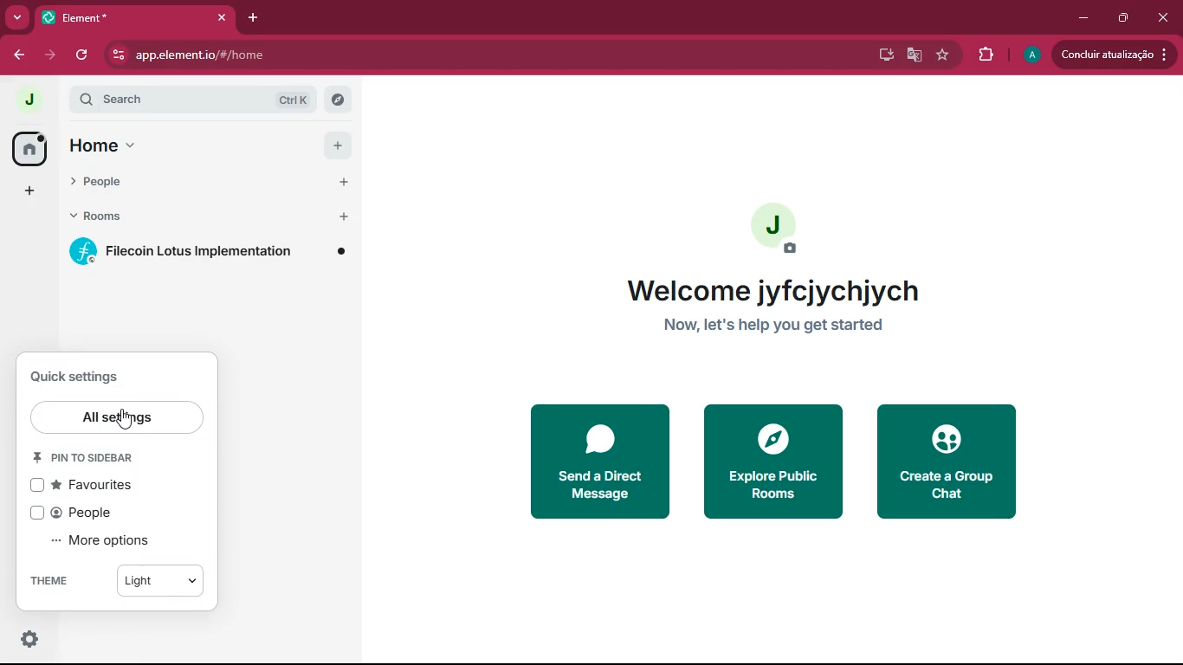 This screenshot has width=1183, height=665. What do you see at coordinates (29, 148) in the screenshot?
I see `home` at bounding box center [29, 148].